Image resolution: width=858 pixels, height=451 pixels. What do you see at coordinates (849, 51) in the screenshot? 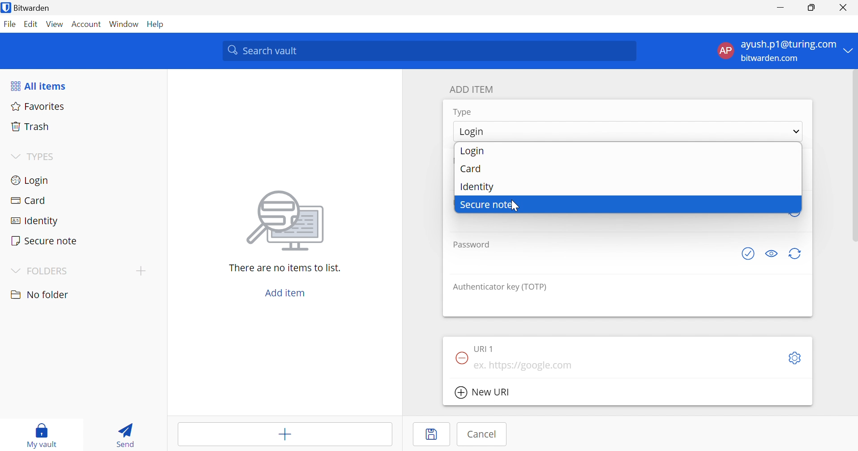
I see `Drop Down` at bounding box center [849, 51].